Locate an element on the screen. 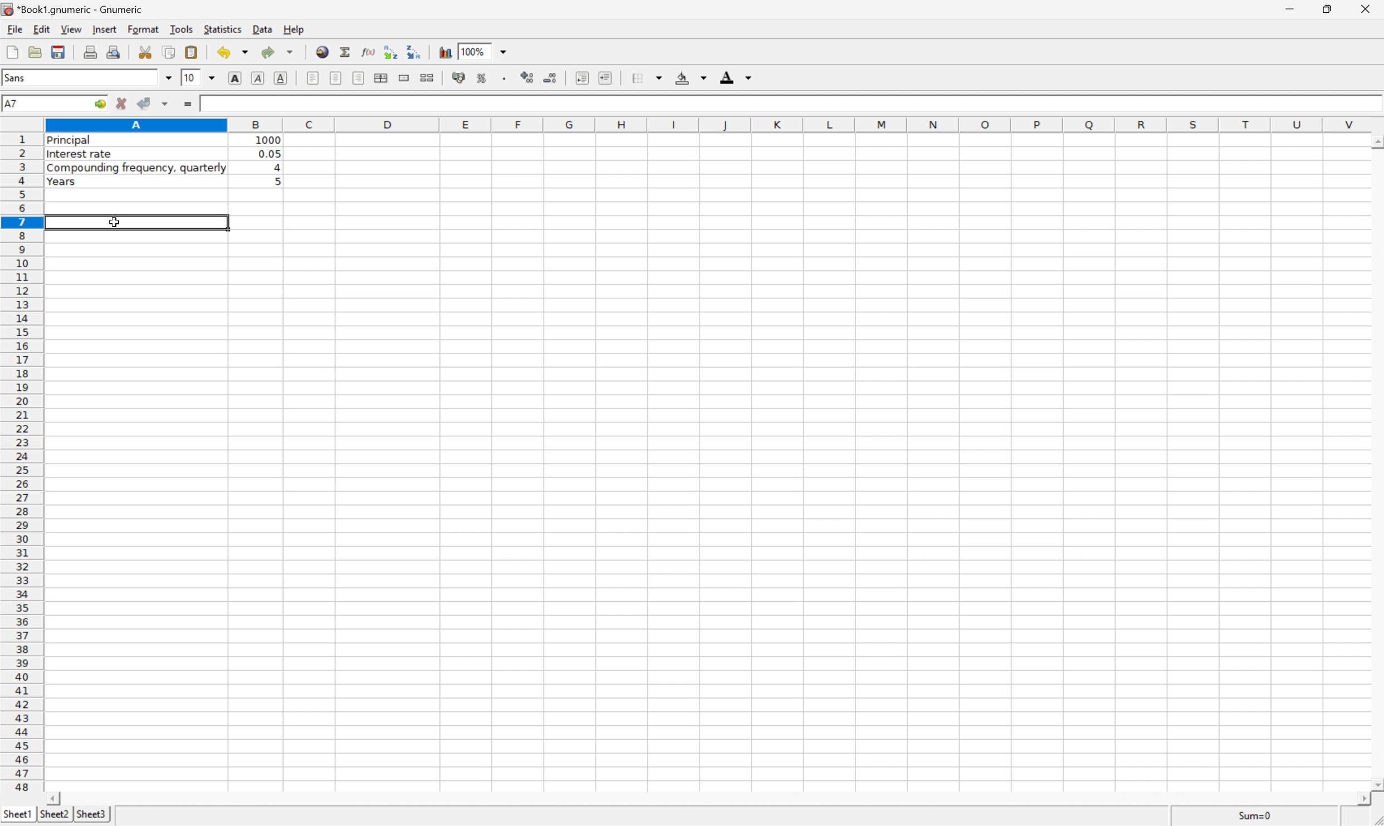  restore down is located at coordinates (1330, 9).